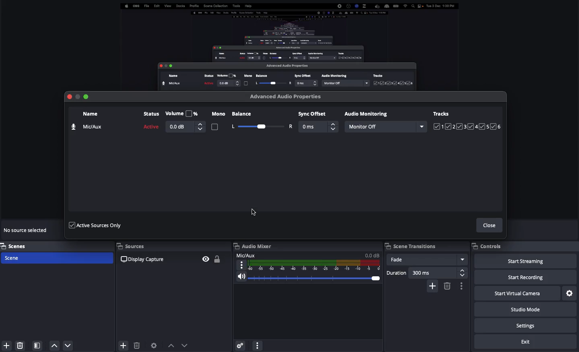 This screenshot has width=579, height=352. I want to click on Active sources only, so click(97, 226).